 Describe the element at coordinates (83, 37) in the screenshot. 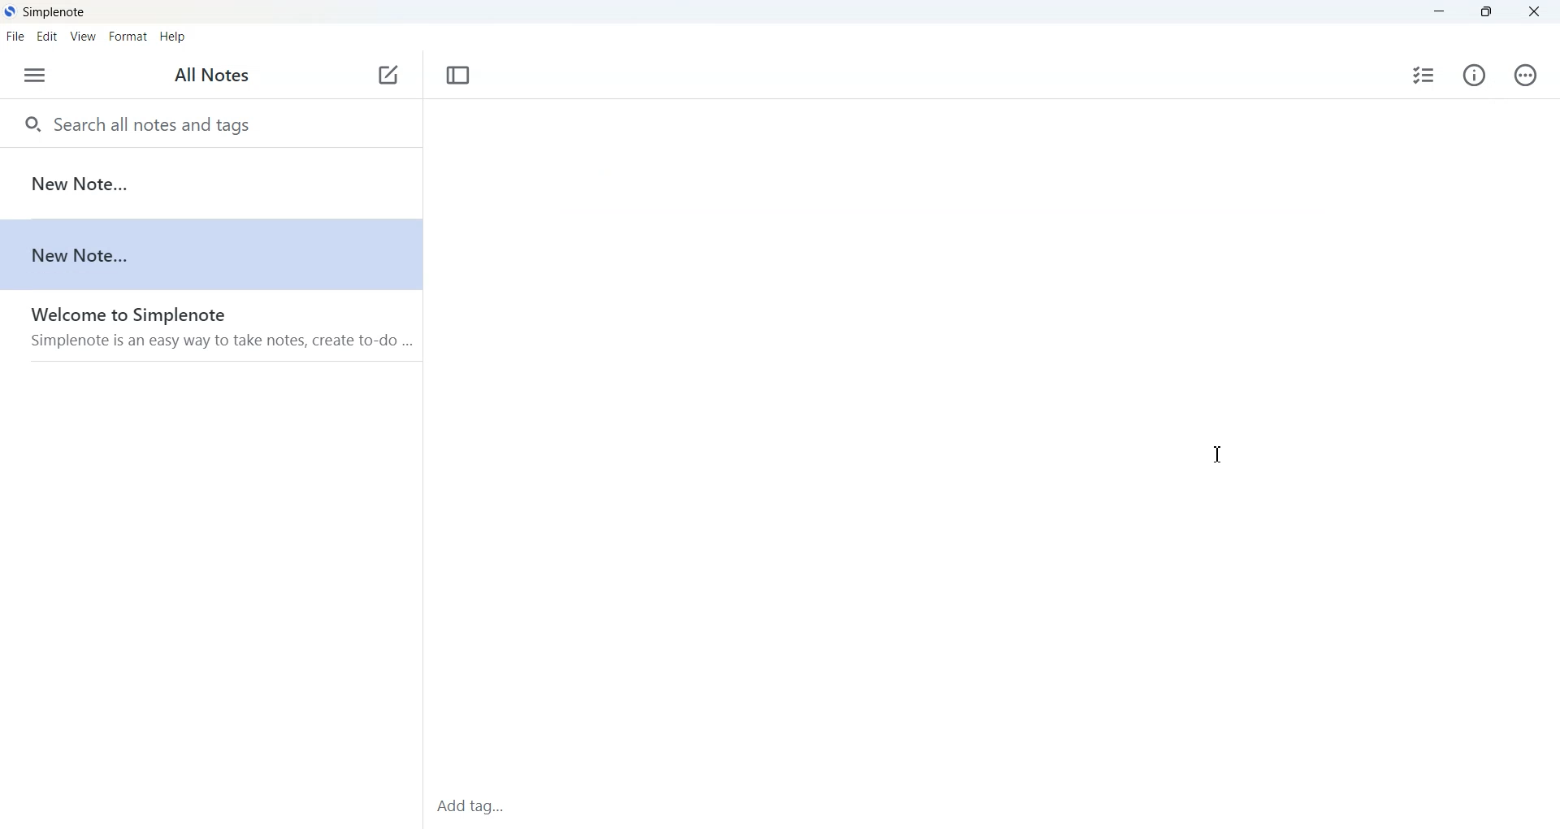

I see `View` at that location.